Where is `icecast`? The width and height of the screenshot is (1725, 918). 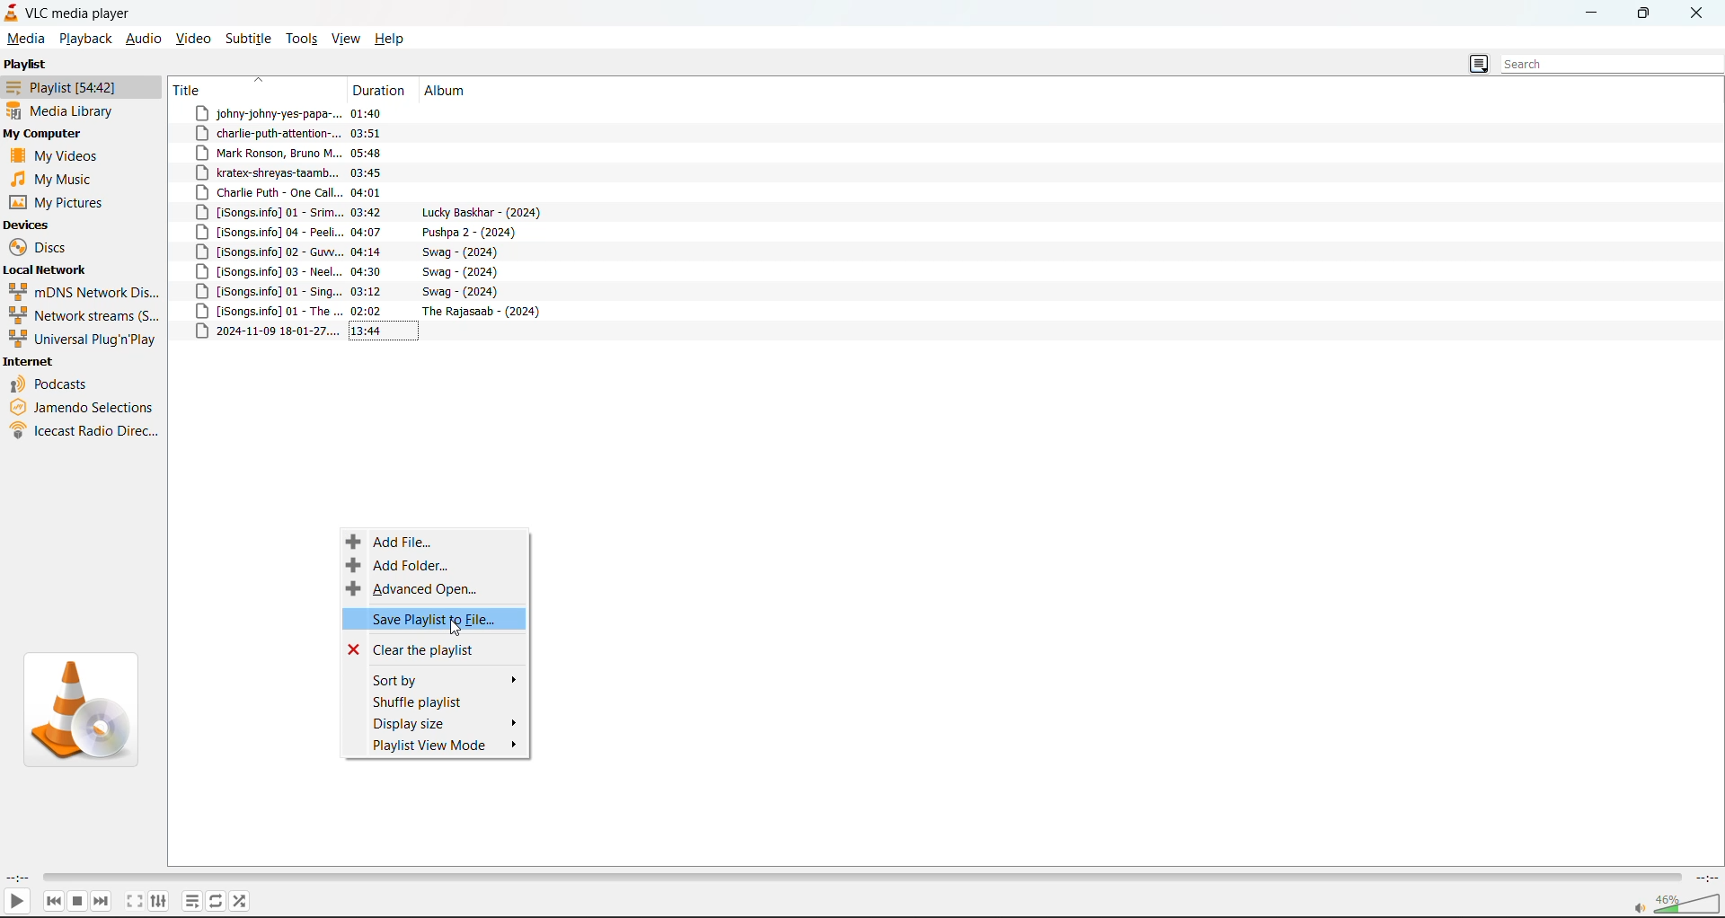
icecast is located at coordinates (82, 431).